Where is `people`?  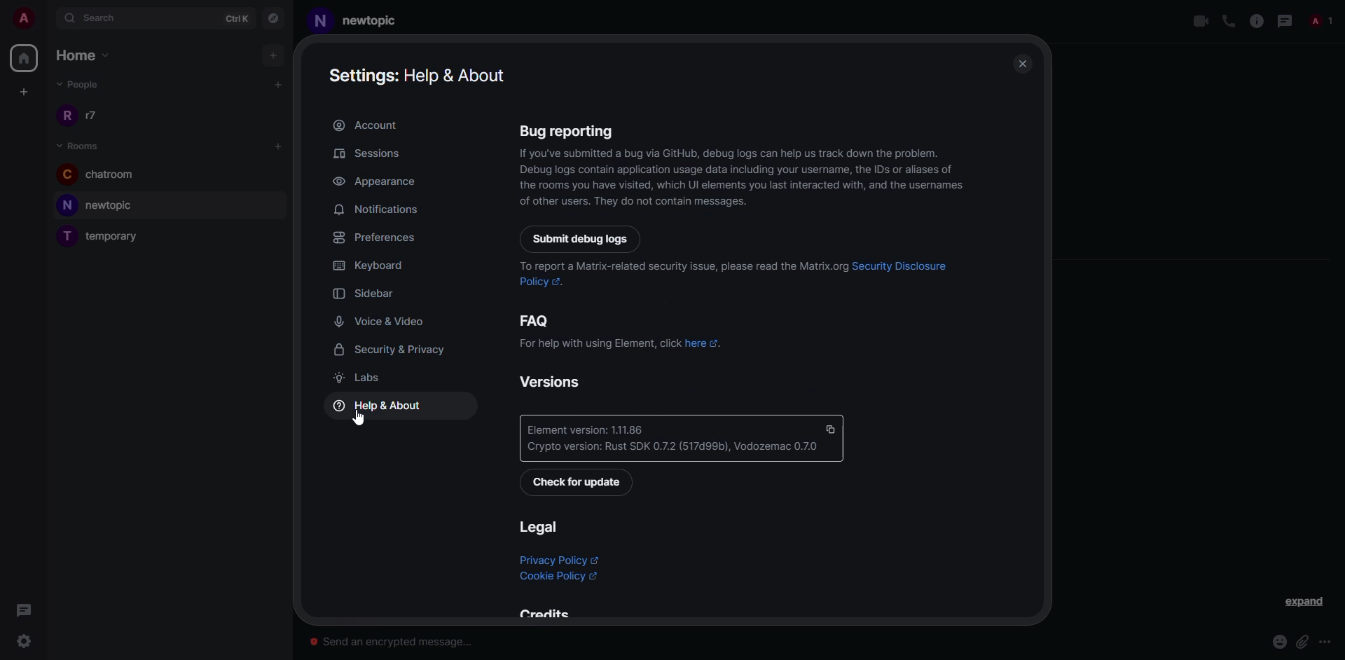 people is located at coordinates (81, 83).